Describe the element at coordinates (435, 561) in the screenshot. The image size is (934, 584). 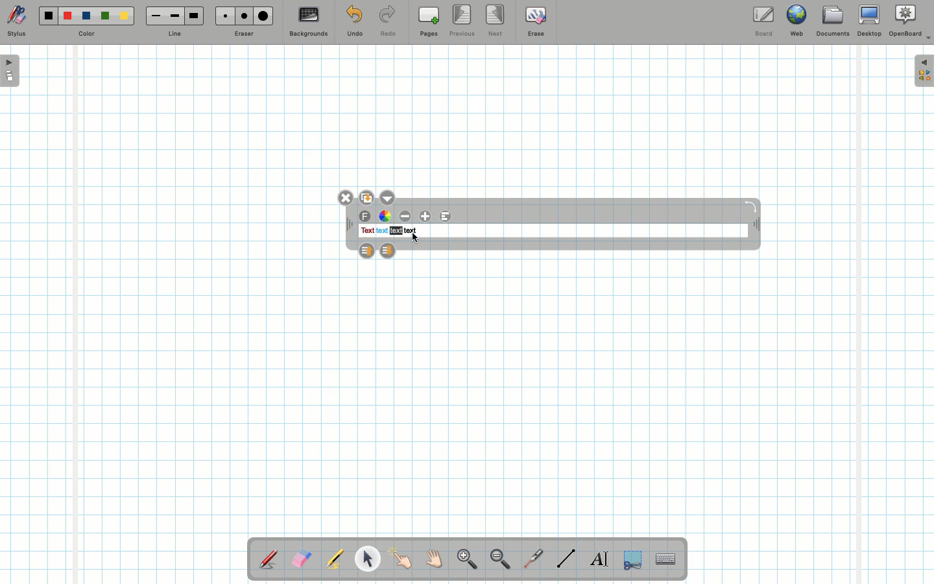
I see `Grab` at that location.